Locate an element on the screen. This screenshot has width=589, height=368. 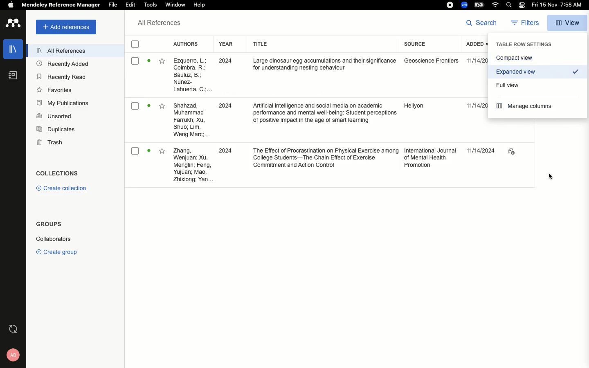
Manage columns is located at coordinates (526, 106).